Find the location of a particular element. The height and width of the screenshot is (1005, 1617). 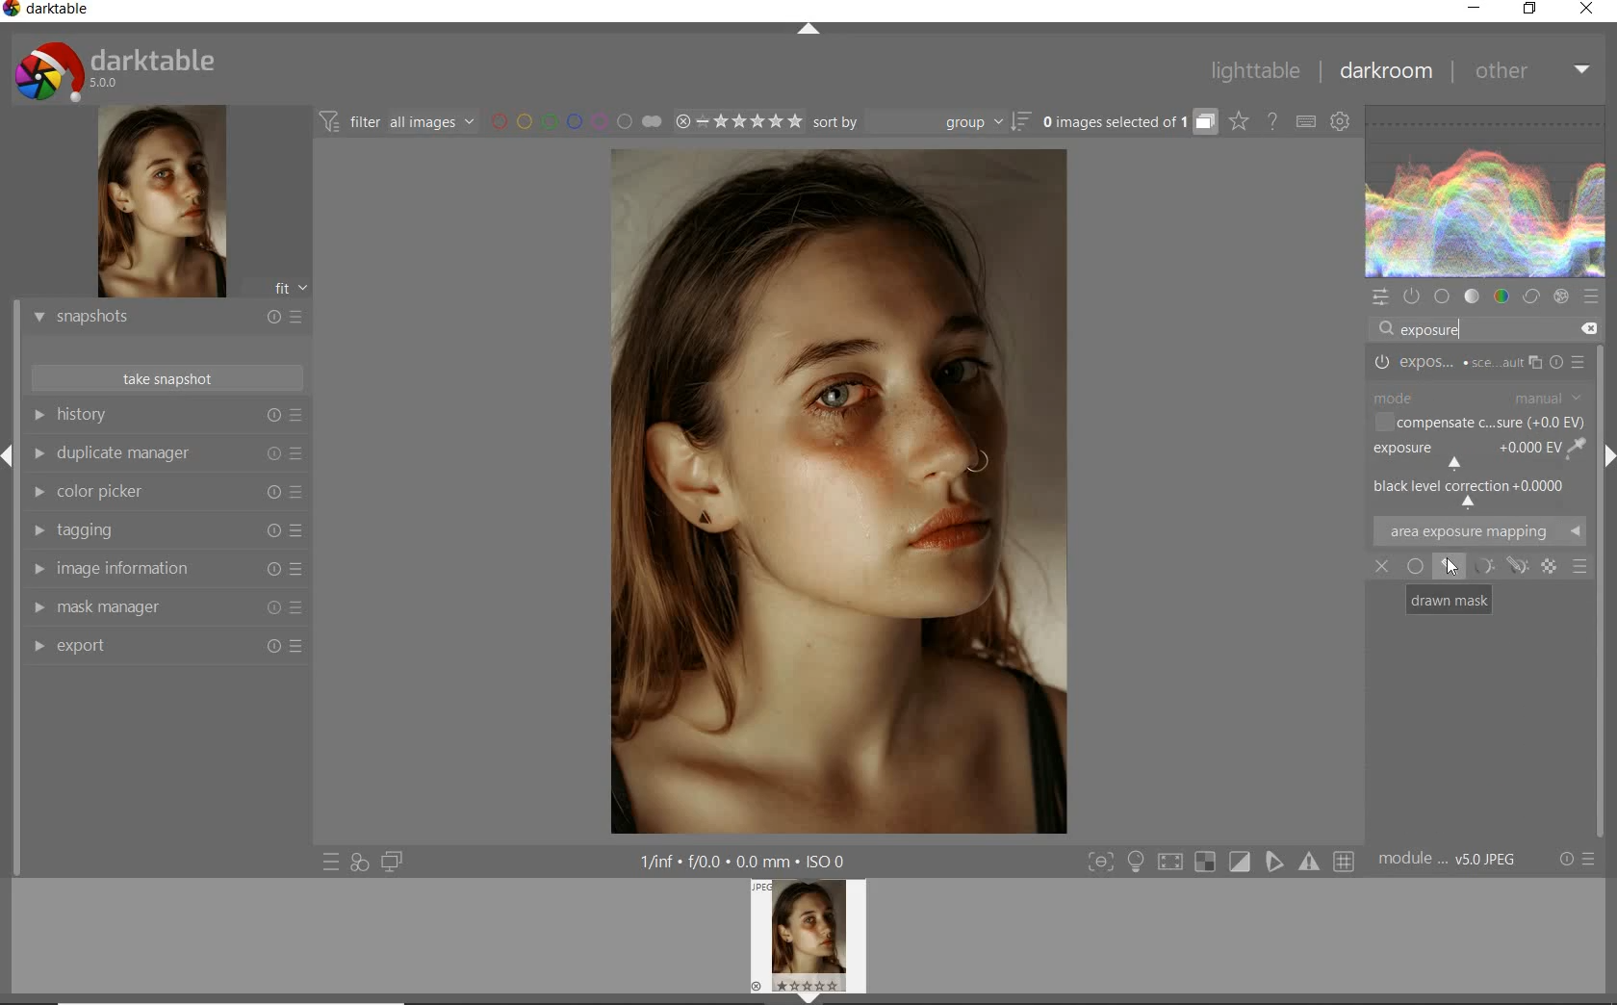

correct is located at coordinates (1532, 295).